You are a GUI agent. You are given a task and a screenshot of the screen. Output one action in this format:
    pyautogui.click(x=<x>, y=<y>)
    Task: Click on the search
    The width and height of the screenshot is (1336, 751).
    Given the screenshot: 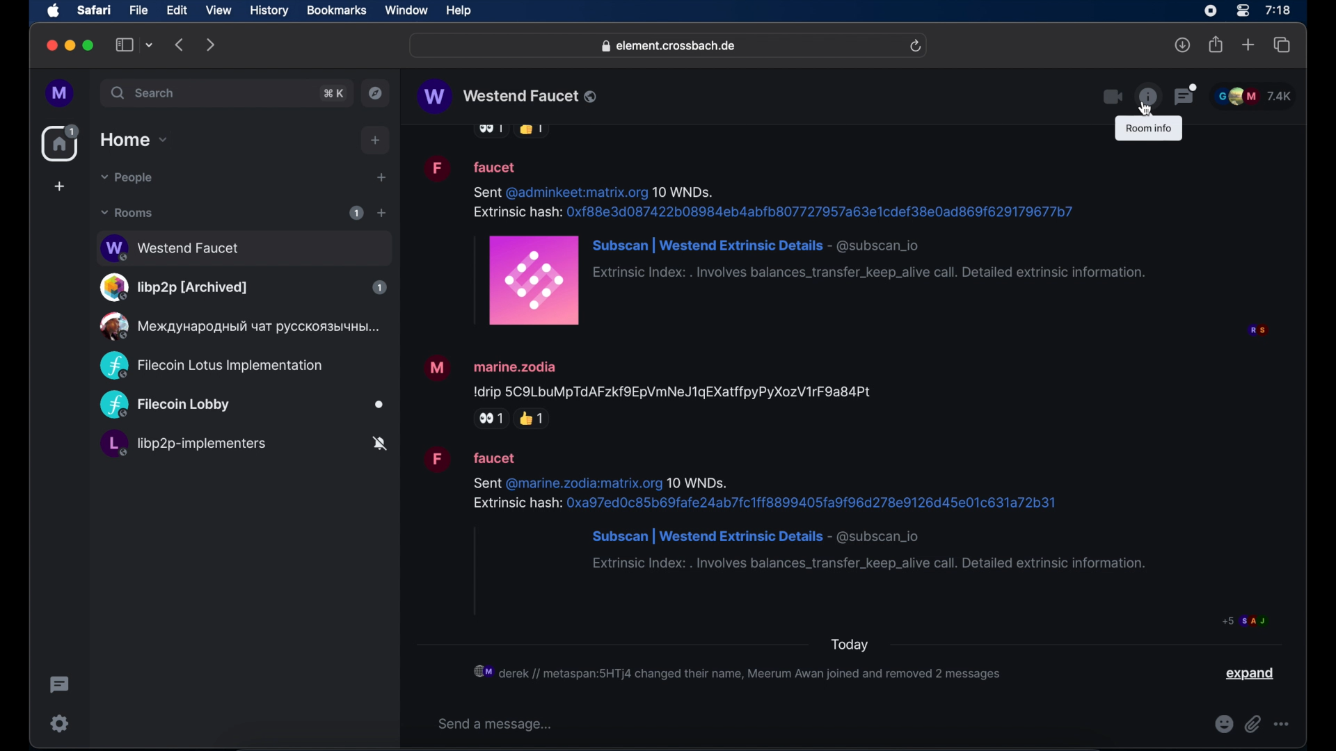 What is the action you would take?
    pyautogui.click(x=144, y=92)
    